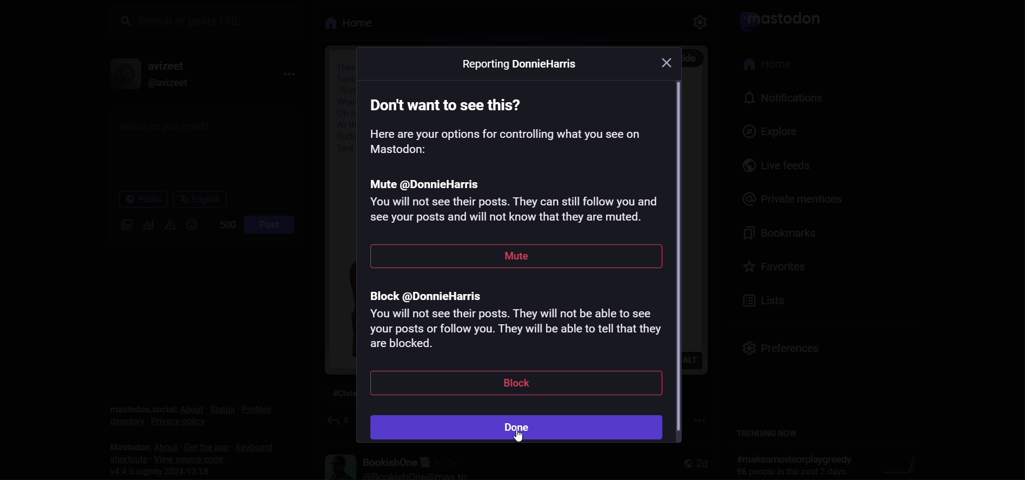  Describe the element at coordinates (202, 446) in the screenshot. I see `get the app` at that location.